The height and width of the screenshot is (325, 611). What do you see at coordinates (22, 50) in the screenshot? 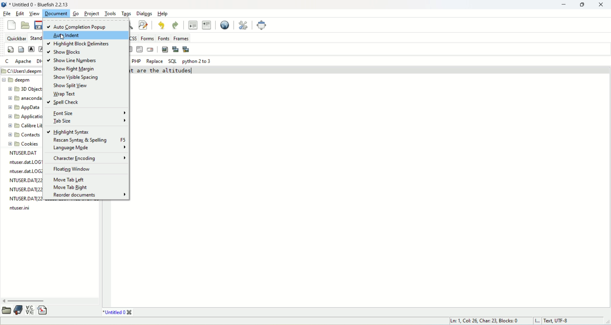
I see `body` at bounding box center [22, 50].